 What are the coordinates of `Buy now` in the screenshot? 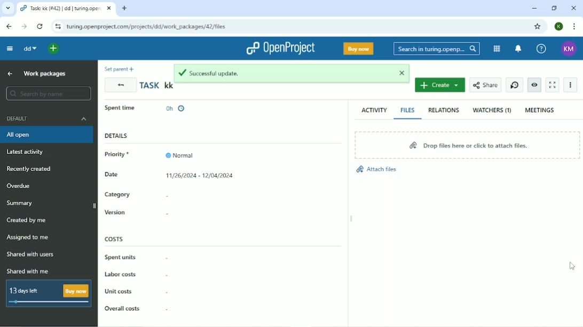 It's located at (358, 48).